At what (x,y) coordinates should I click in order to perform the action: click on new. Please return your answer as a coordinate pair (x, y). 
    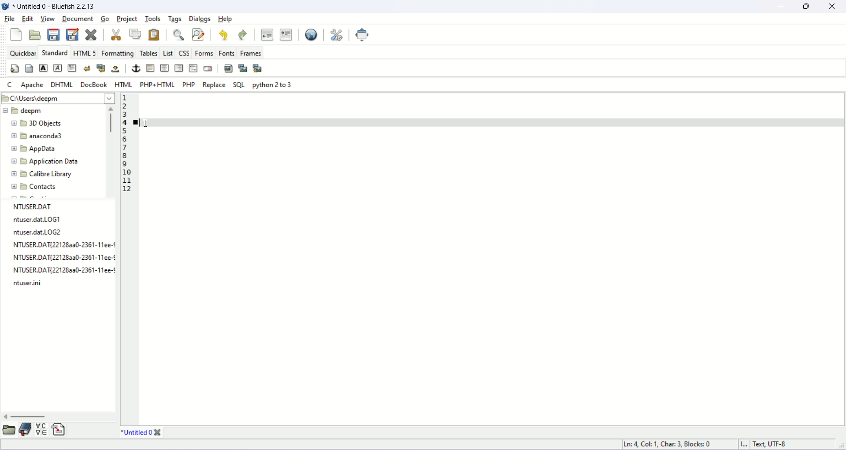
    Looking at the image, I should click on (16, 35).